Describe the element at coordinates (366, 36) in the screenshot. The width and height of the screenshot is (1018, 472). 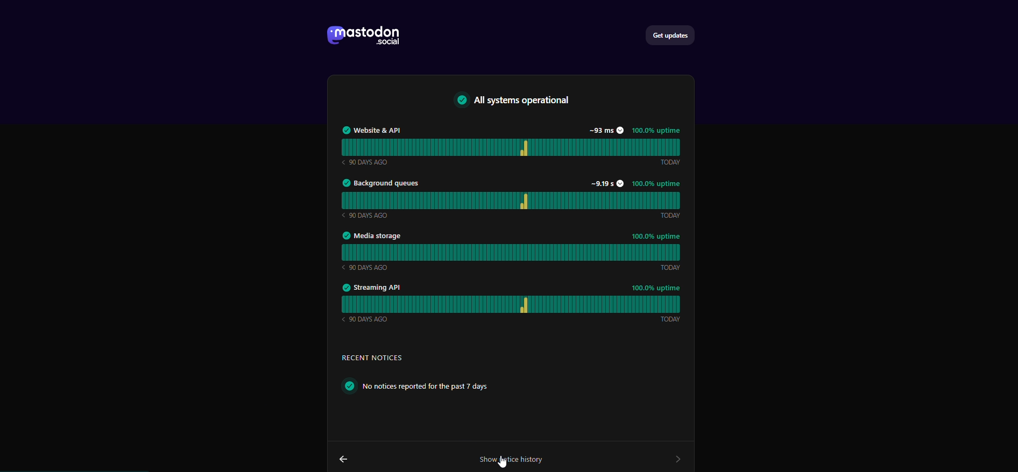
I see `logo` at that location.